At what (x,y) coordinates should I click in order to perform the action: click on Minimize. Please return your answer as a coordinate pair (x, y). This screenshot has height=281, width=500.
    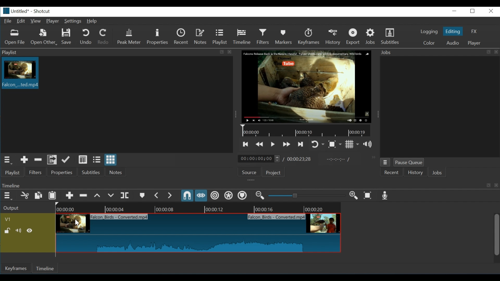
    Looking at the image, I should click on (455, 11).